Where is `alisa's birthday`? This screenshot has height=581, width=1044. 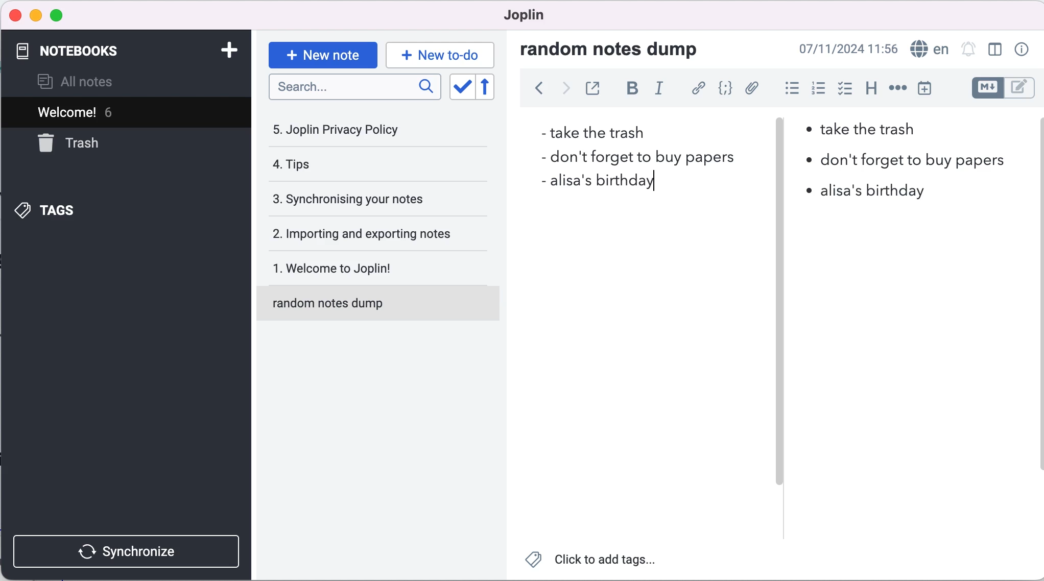 alisa's birthday is located at coordinates (595, 186).